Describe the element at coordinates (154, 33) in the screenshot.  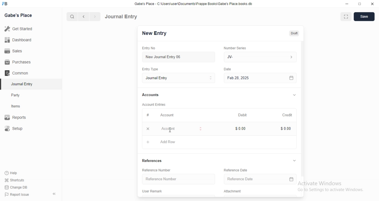
I see `New Entry` at that location.